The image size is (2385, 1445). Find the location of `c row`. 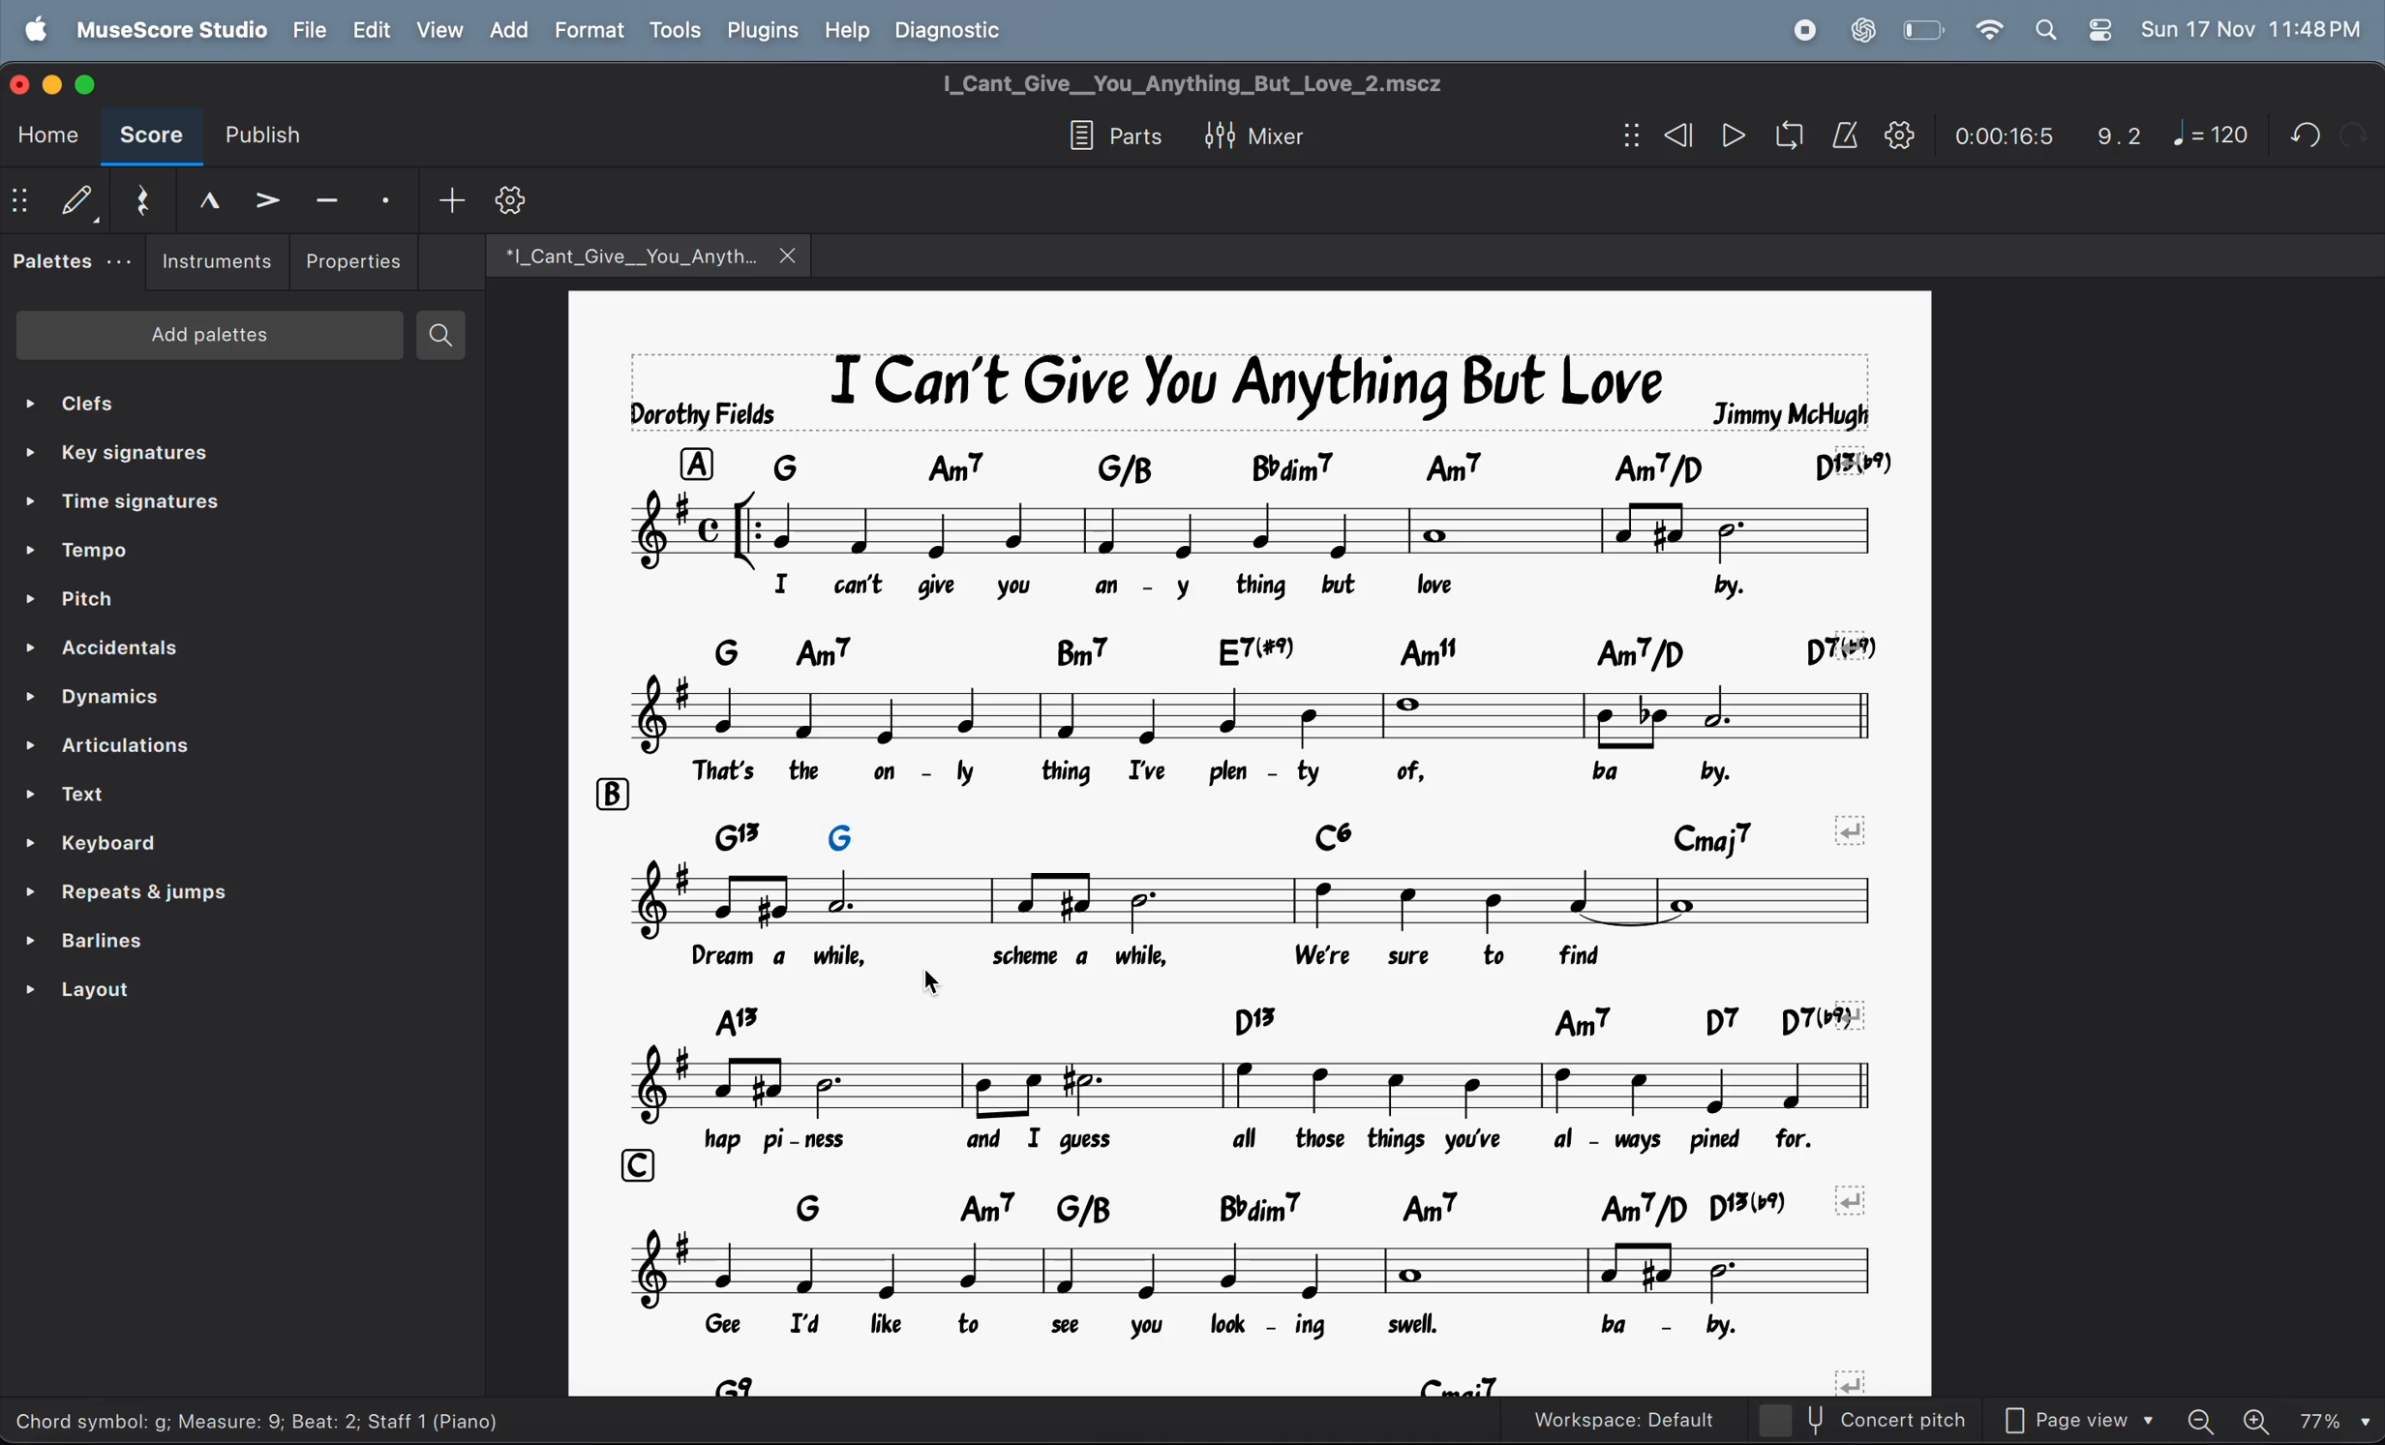

c row is located at coordinates (632, 1162).